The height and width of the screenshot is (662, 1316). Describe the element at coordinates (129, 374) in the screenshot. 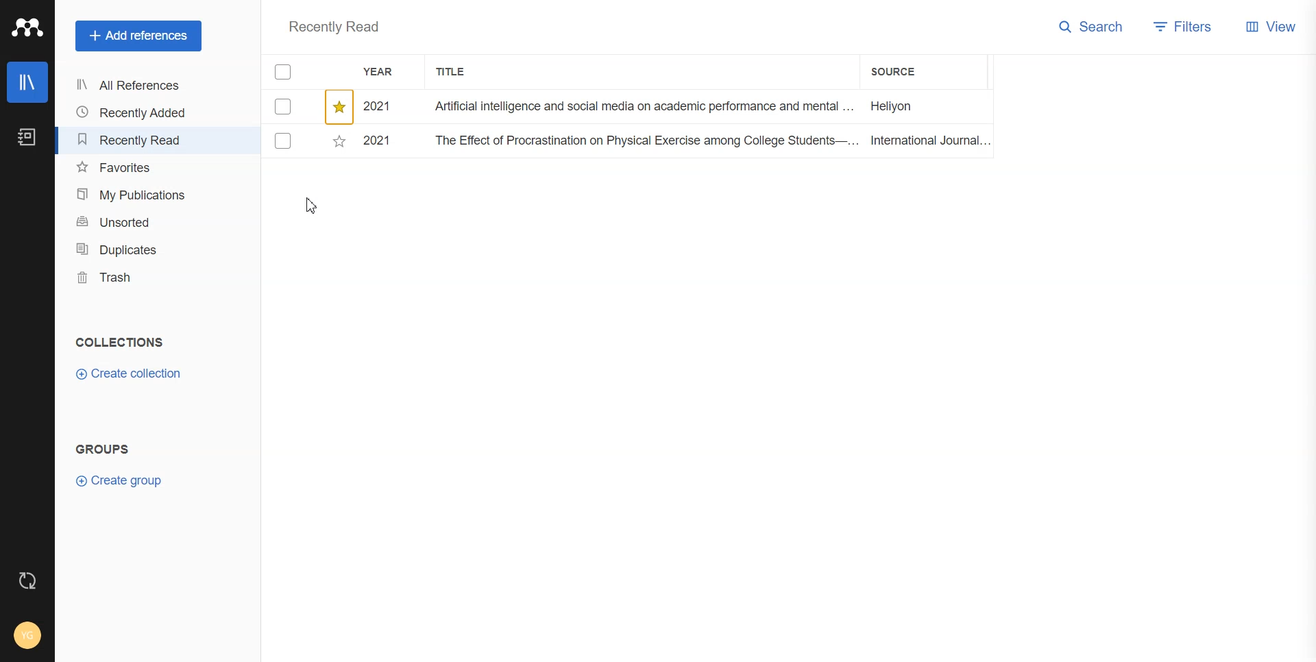

I see `Create collection` at that location.